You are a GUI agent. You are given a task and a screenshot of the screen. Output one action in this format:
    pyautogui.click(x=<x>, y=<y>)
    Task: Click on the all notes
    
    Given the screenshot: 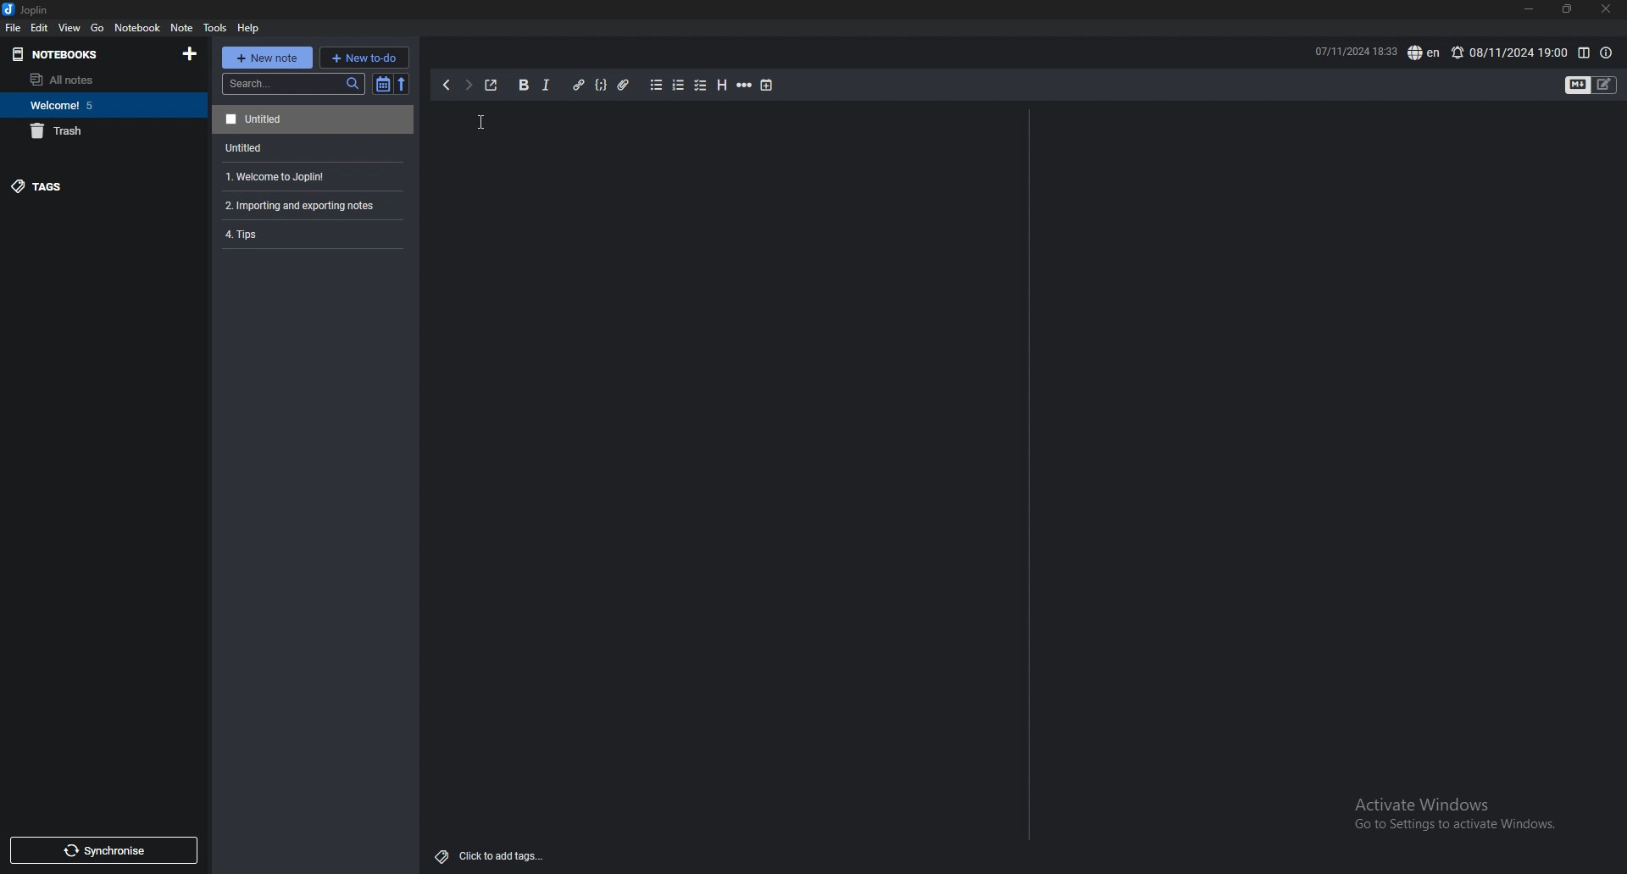 What is the action you would take?
    pyautogui.click(x=96, y=80)
    